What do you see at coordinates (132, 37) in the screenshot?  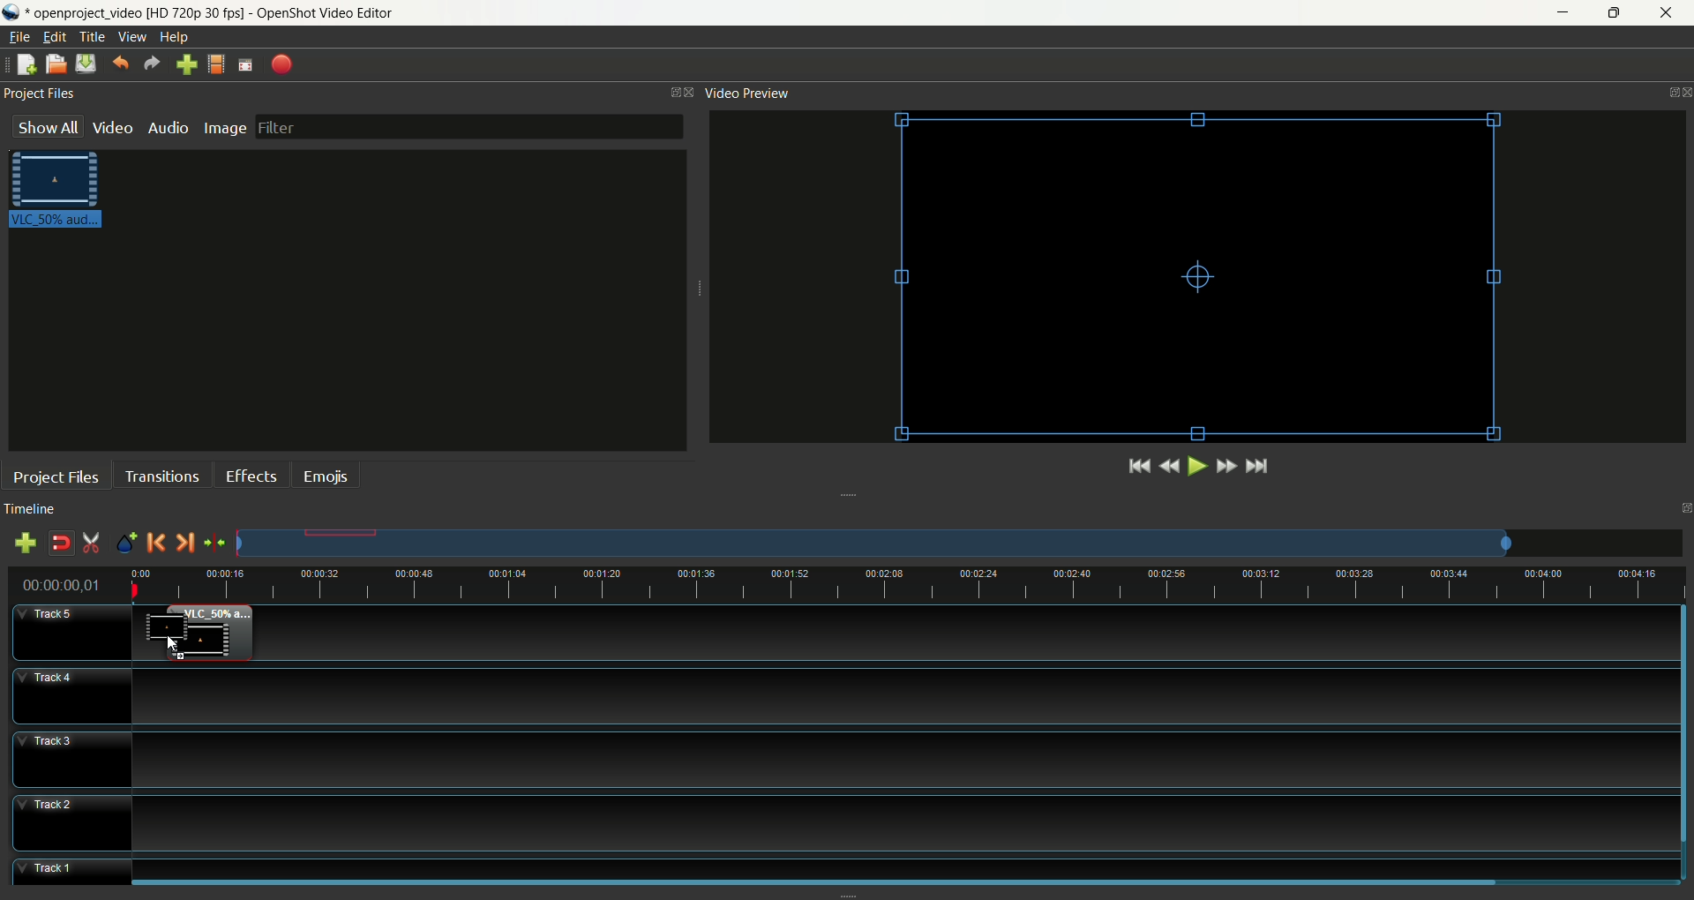 I see `view` at bounding box center [132, 37].